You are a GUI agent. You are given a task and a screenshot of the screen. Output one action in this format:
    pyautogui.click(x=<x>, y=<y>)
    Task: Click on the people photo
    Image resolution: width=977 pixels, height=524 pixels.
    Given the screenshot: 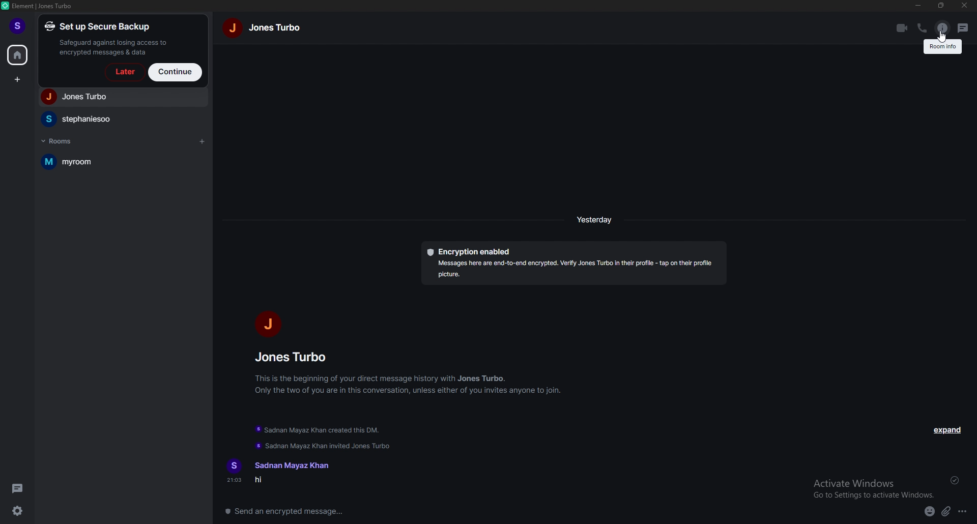 What is the action you would take?
    pyautogui.click(x=266, y=324)
    